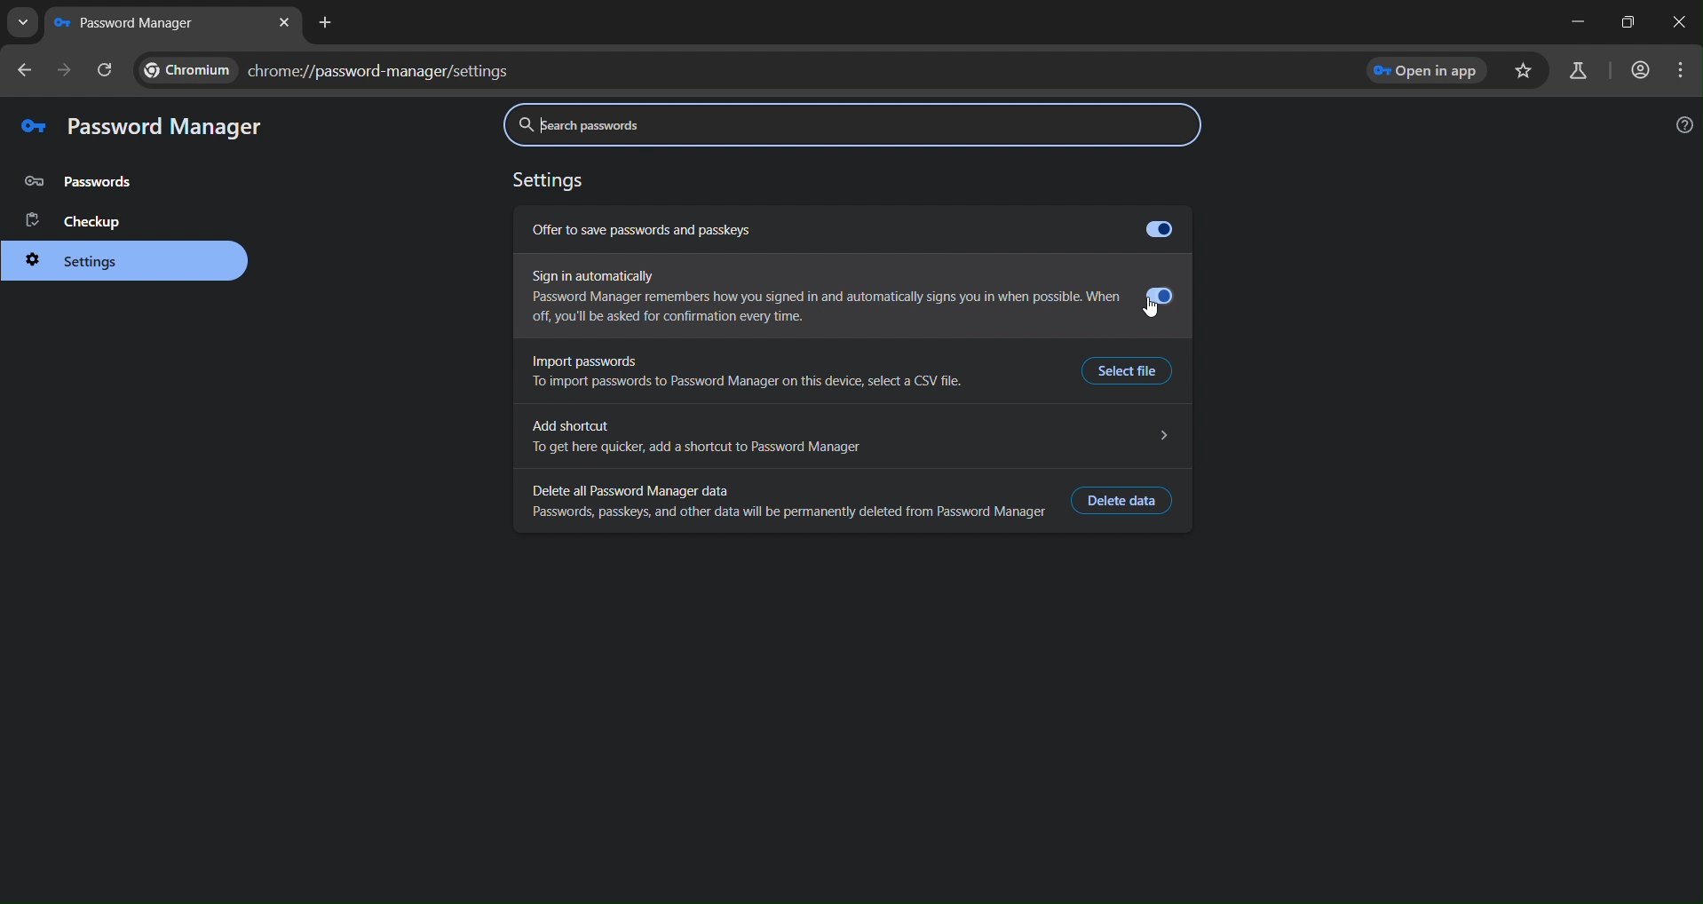 Image resolution: width=1703 pixels, height=904 pixels. Describe the element at coordinates (66, 74) in the screenshot. I see `go forward one page` at that location.